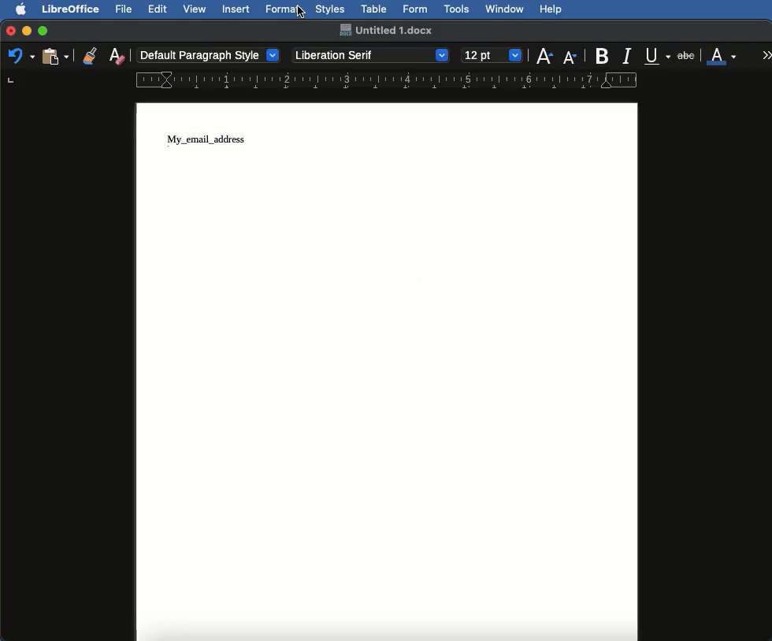  I want to click on Format, so click(284, 9).